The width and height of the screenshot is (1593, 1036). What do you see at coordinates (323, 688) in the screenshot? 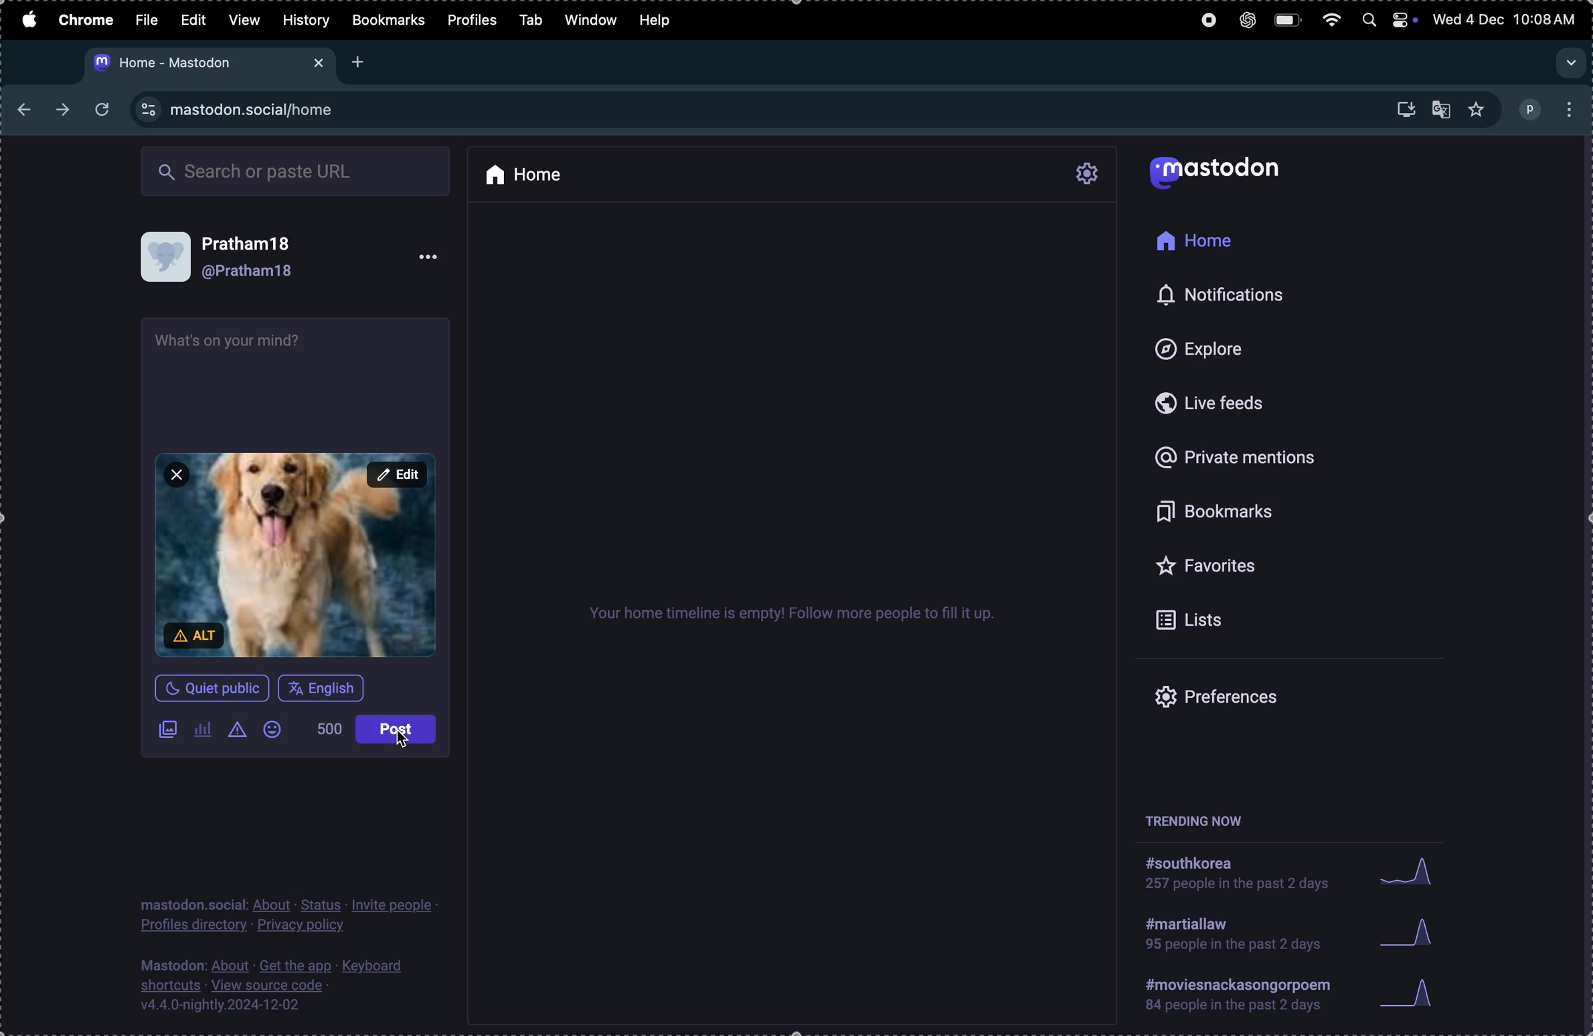
I see `English` at bounding box center [323, 688].